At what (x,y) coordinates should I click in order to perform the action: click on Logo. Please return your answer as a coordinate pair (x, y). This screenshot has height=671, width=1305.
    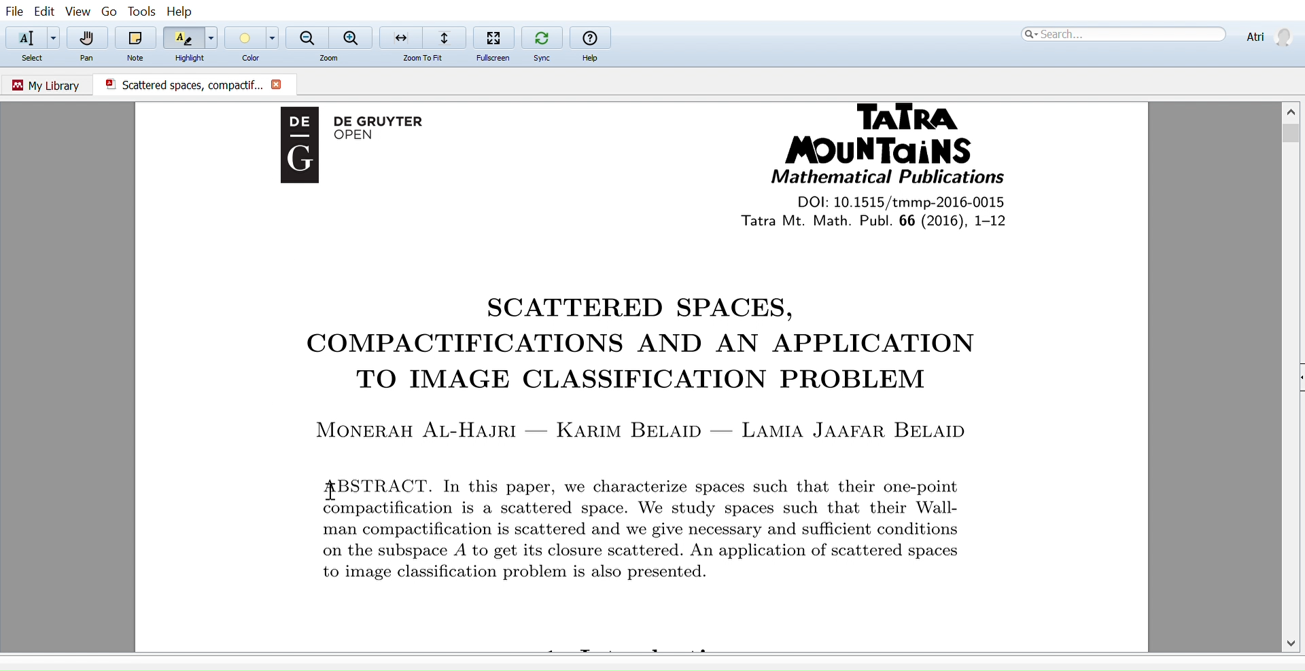
    Looking at the image, I should click on (294, 154).